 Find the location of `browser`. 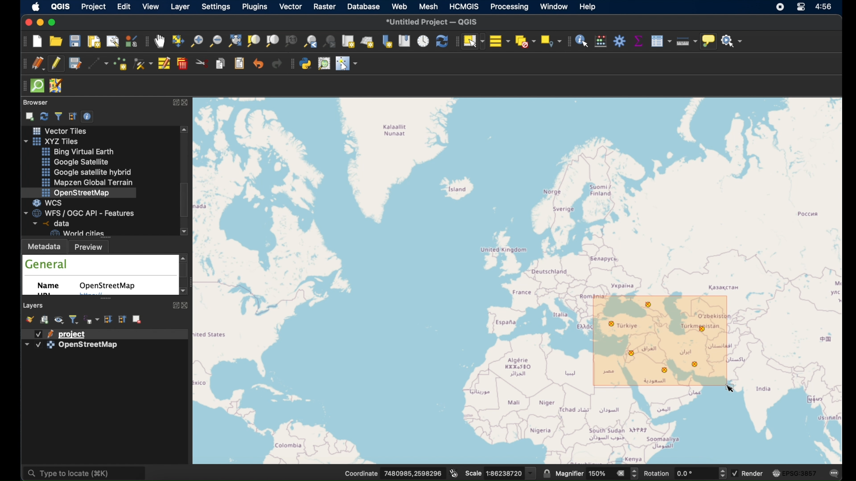

browser is located at coordinates (36, 102).